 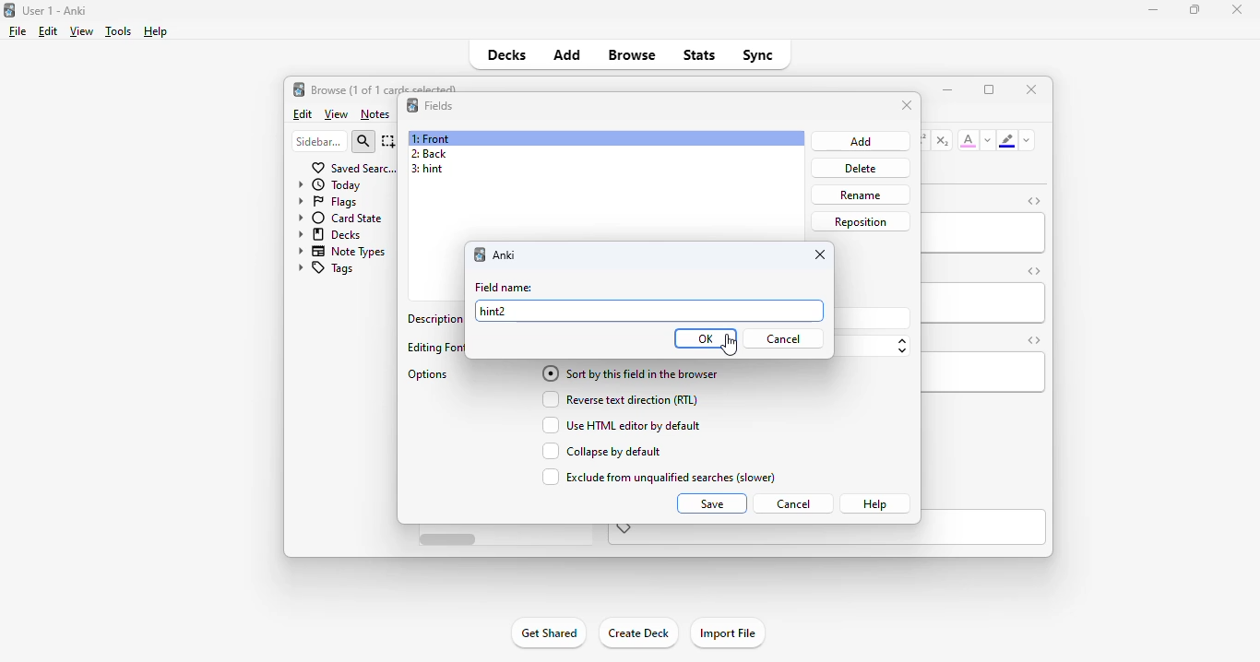 I want to click on cancel, so click(x=792, y=504).